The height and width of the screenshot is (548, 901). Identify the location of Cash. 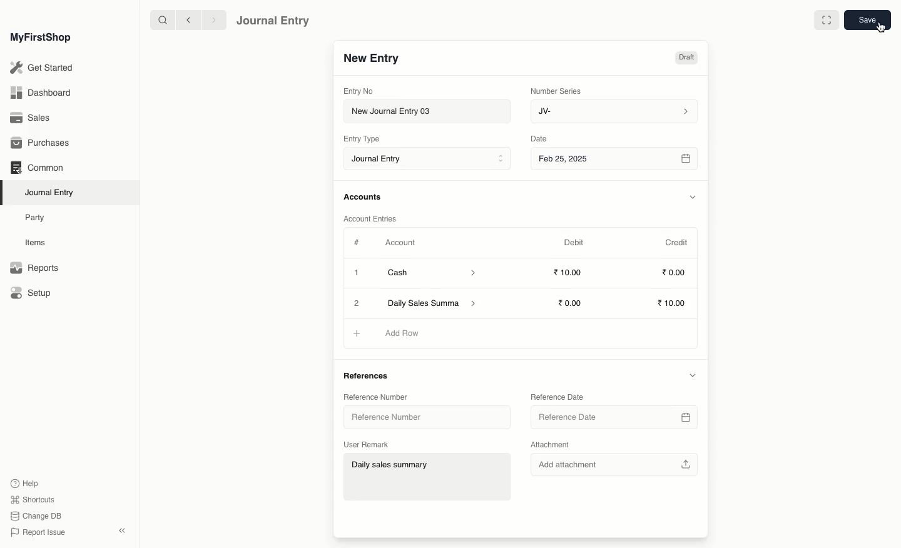
(431, 273).